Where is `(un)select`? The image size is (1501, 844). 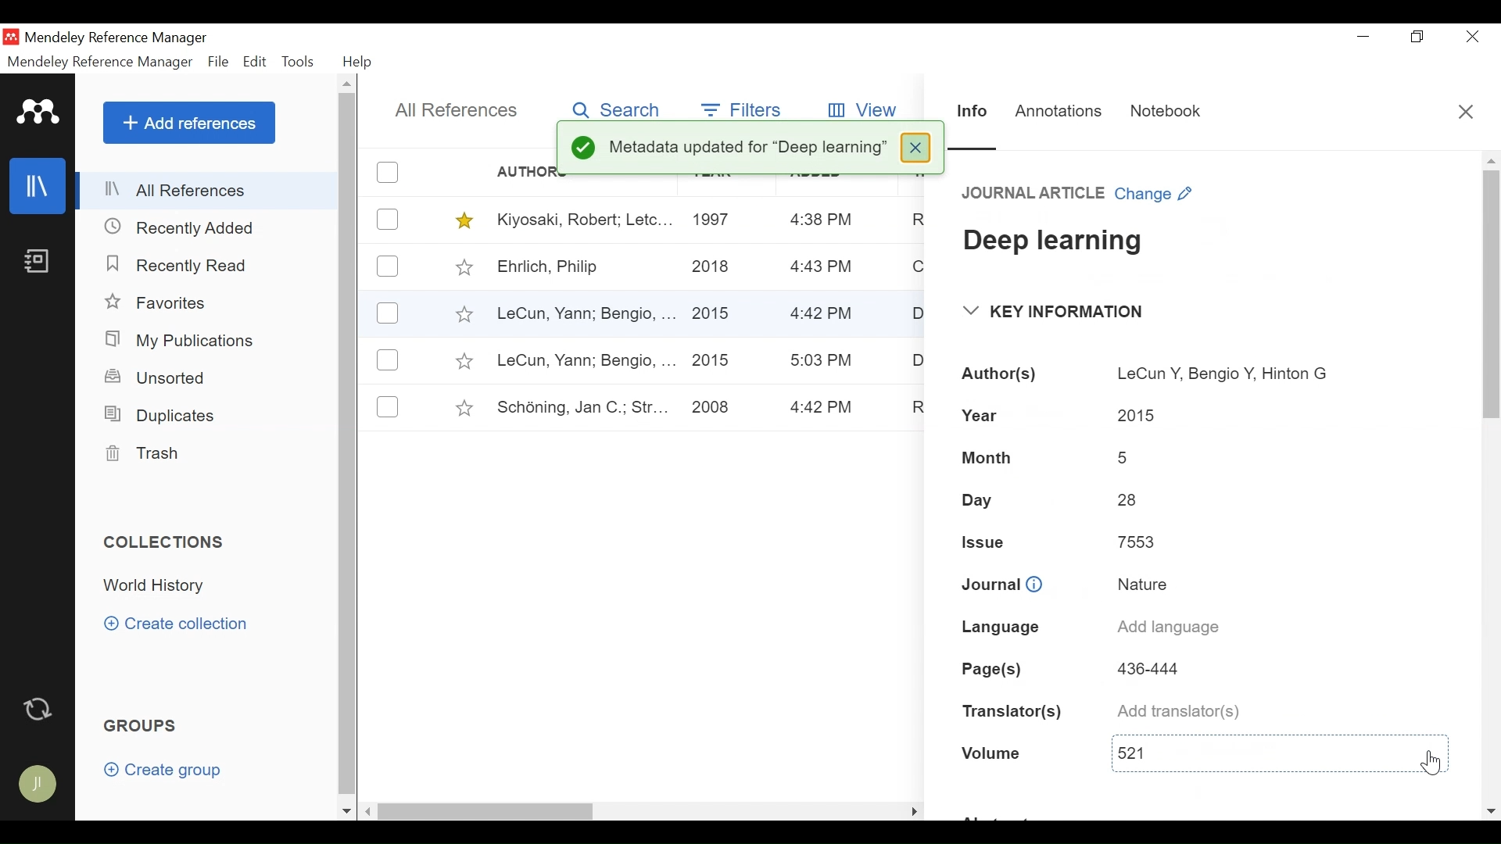 (un)select is located at coordinates (388, 220).